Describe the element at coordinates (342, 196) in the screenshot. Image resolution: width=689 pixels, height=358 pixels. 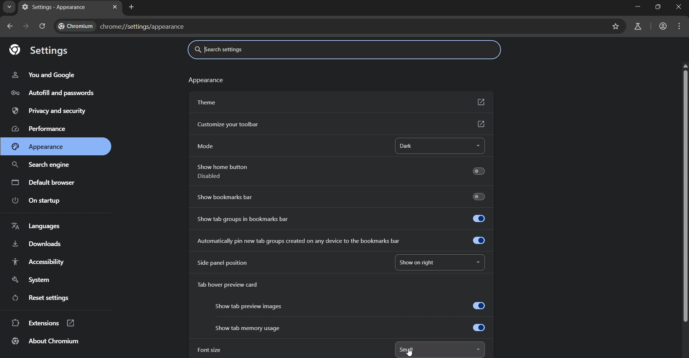
I see `show bookmarks bar` at that location.